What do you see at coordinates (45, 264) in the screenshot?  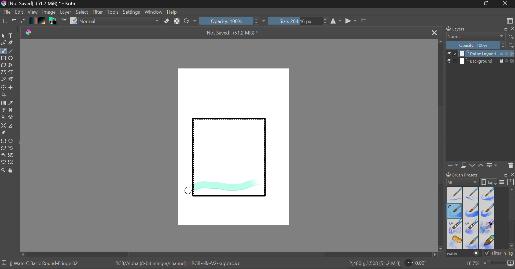 I see `Brush Selected` at bounding box center [45, 264].